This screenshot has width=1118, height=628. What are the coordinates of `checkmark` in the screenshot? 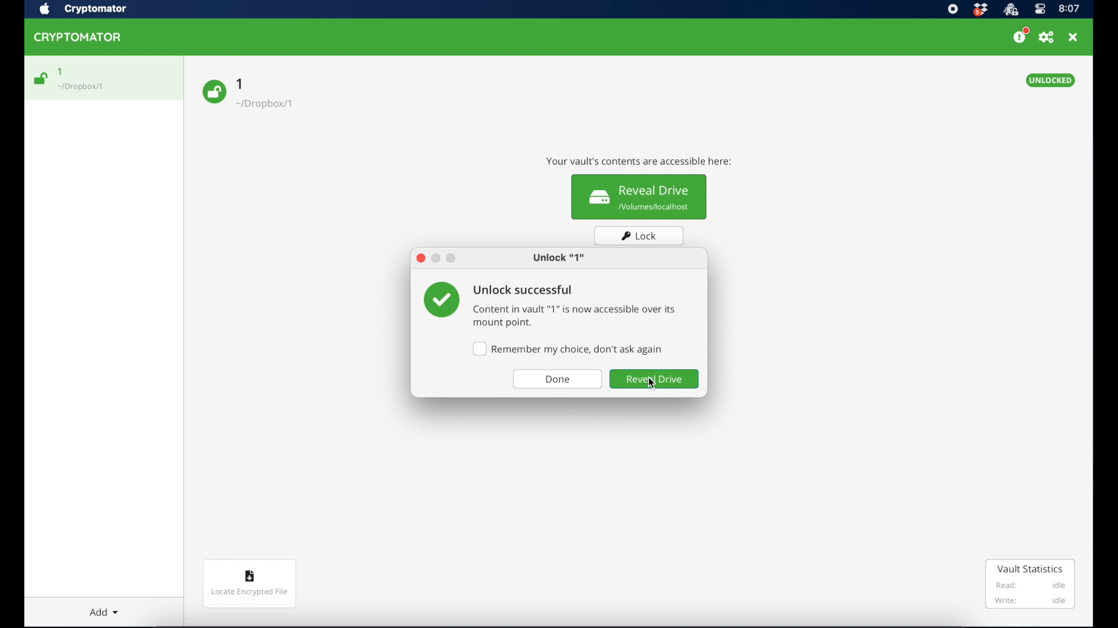 It's located at (441, 299).